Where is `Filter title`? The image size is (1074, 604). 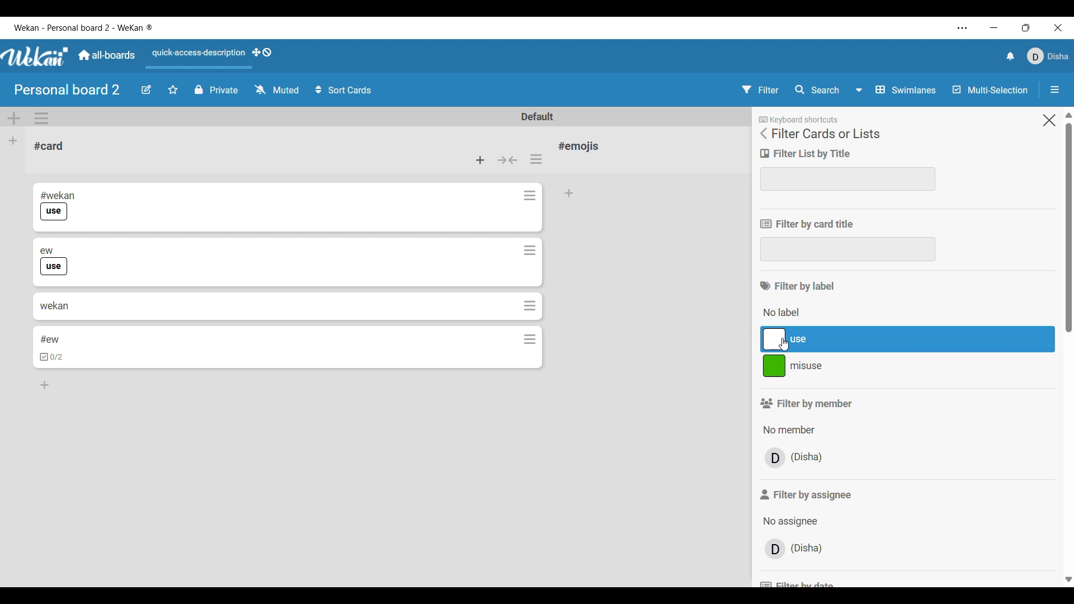
Filter title is located at coordinates (806, 154).